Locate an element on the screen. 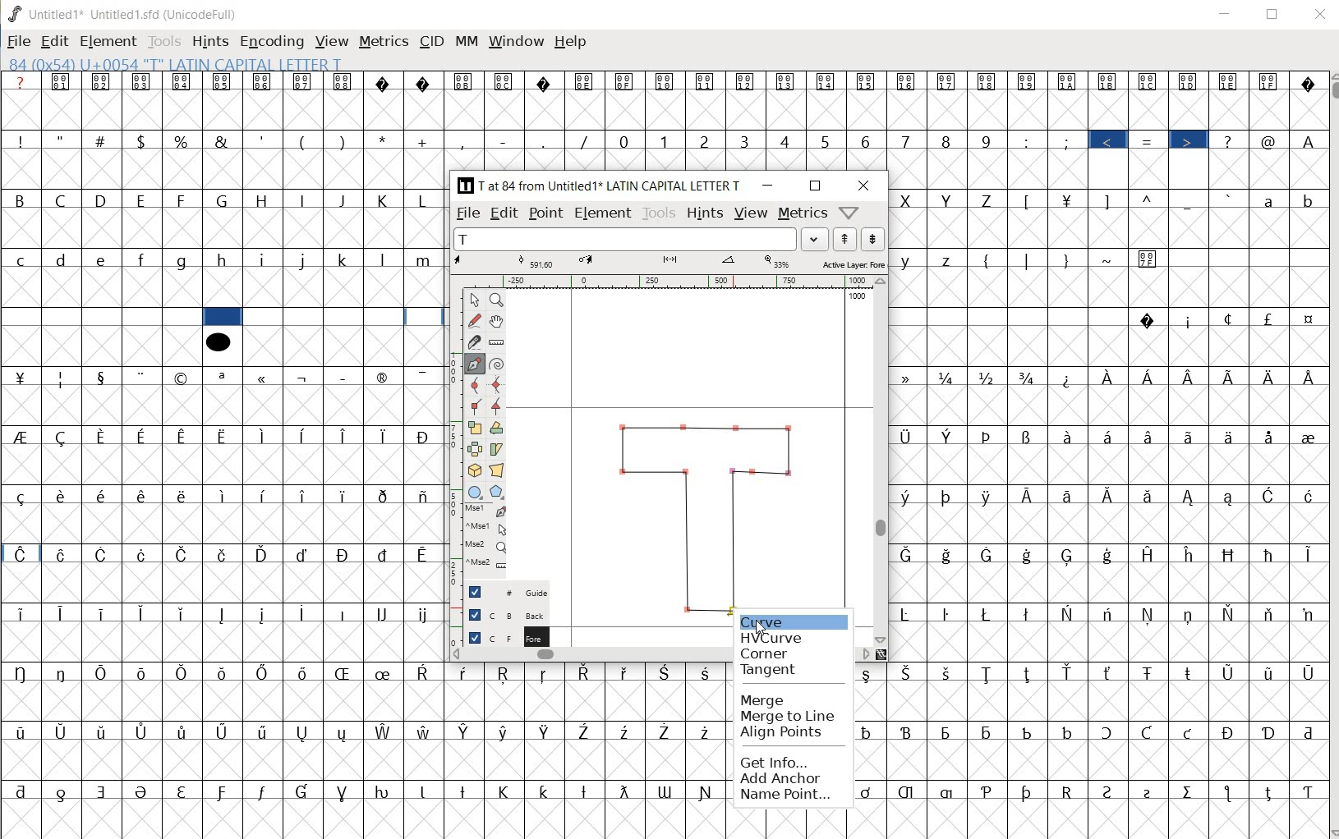 This screenshot has height=839, width=1339. ( is located at coordinates (304, 140).